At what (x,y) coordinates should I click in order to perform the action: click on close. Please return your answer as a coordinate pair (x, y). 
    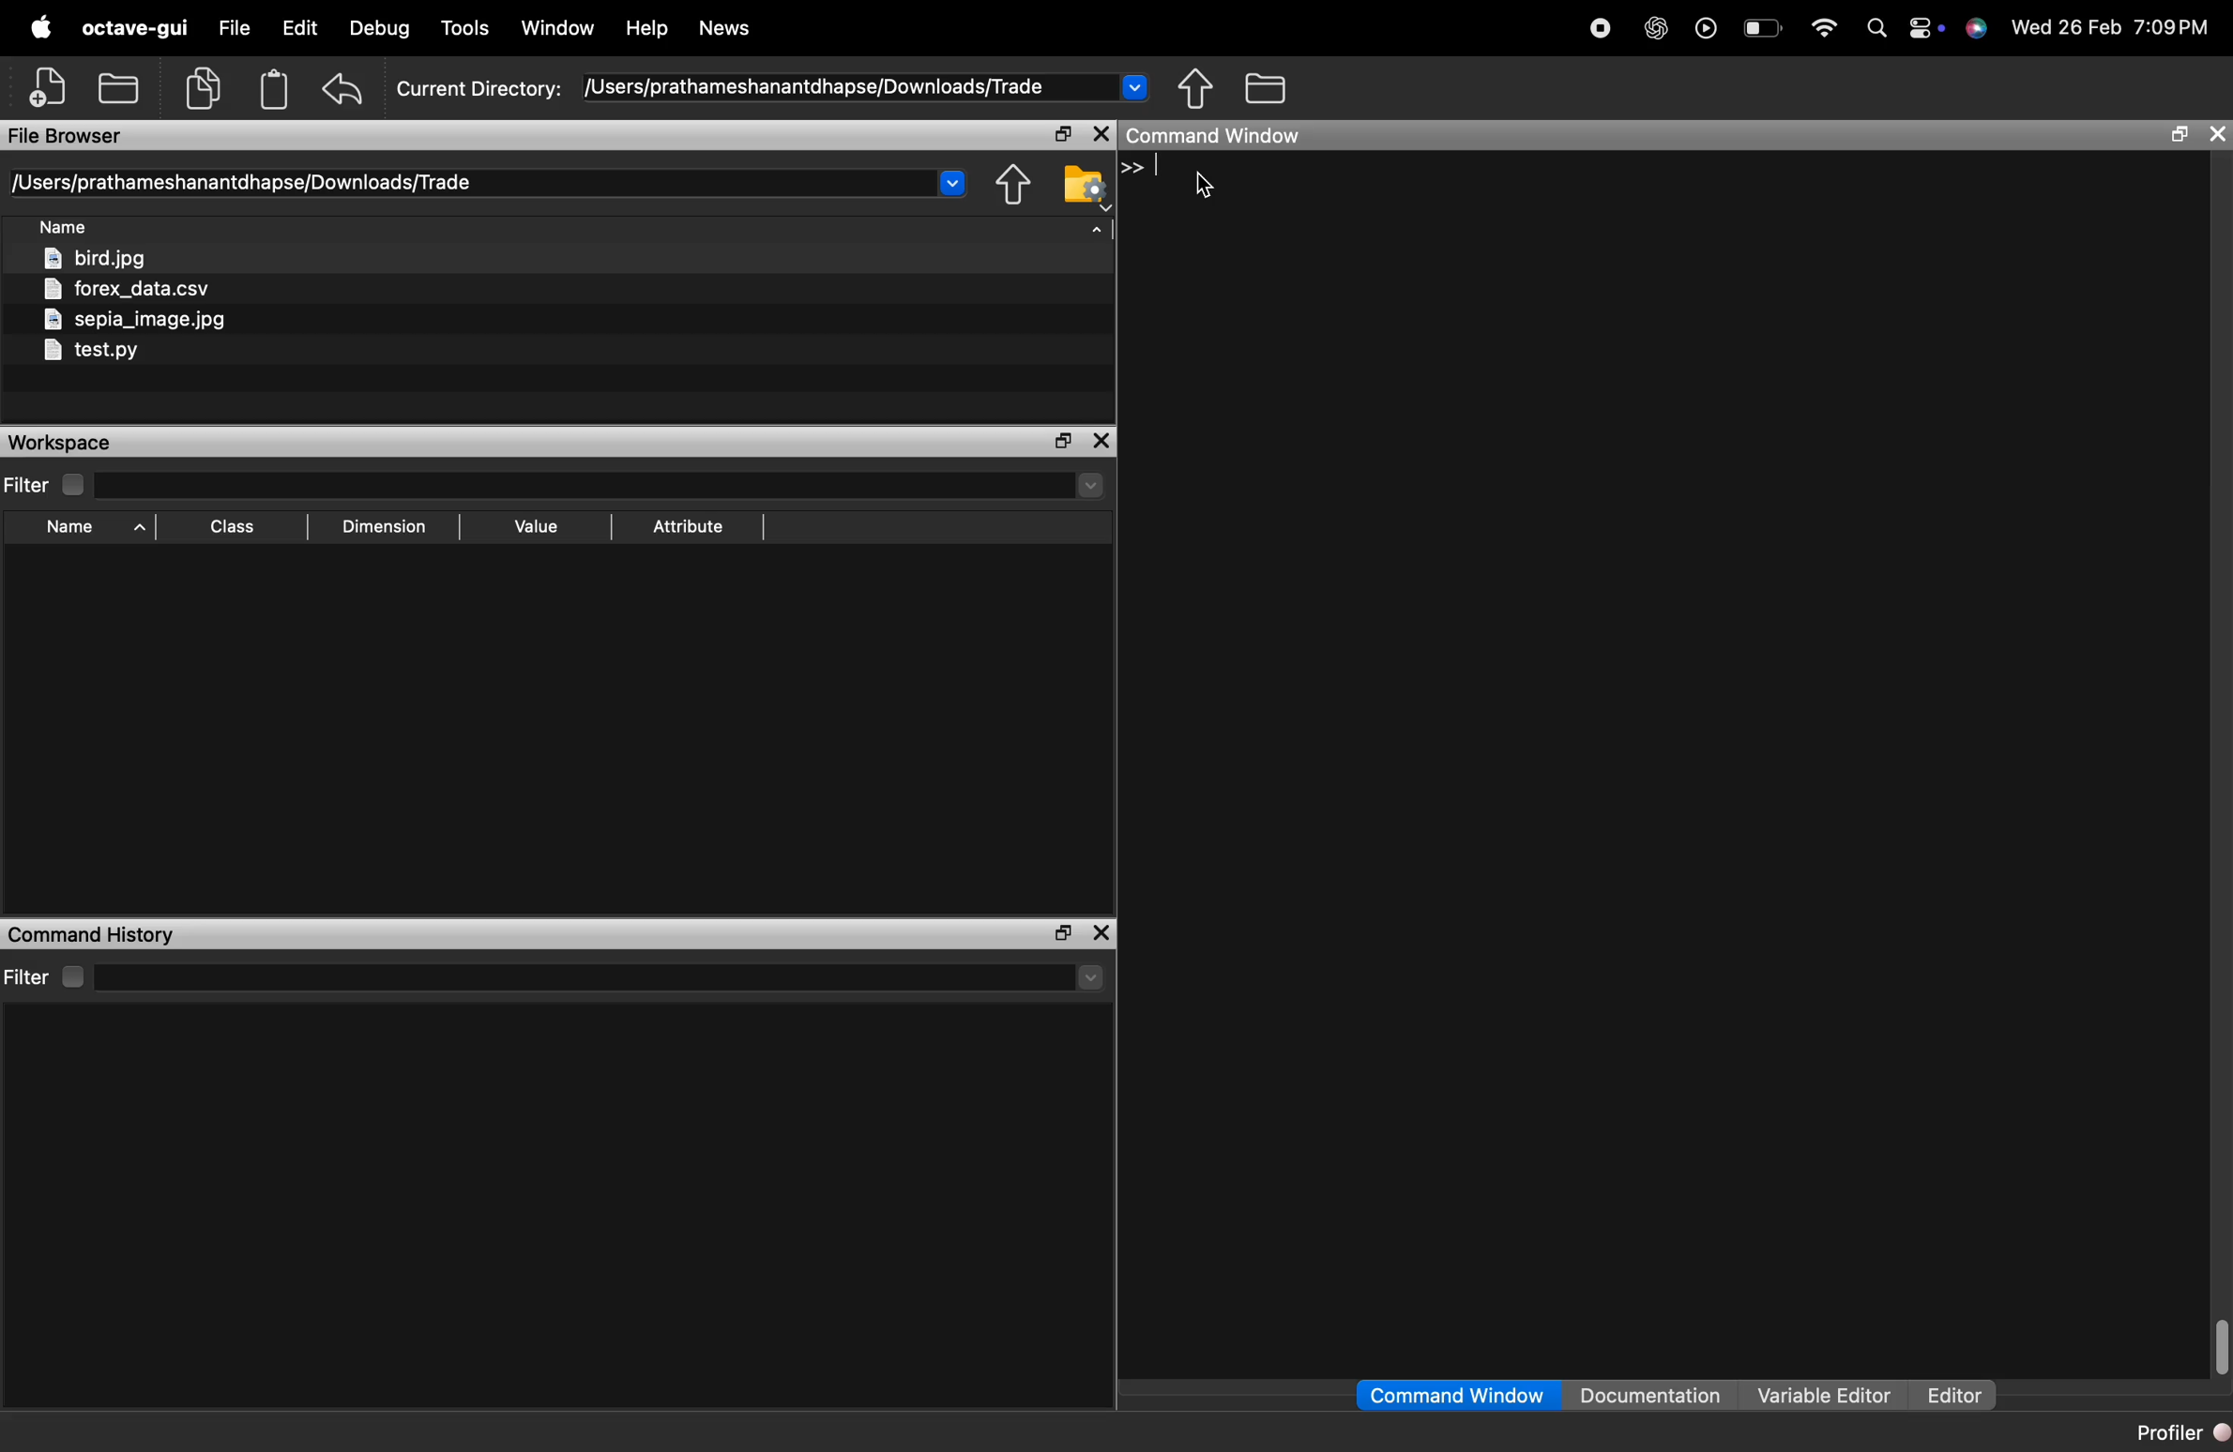
    Looking at the image, I should click on (1102, 440).